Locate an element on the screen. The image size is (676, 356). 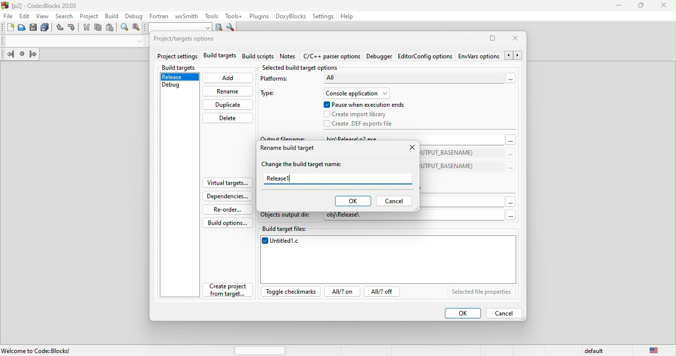
output filename is located at coordinates (283, 137).